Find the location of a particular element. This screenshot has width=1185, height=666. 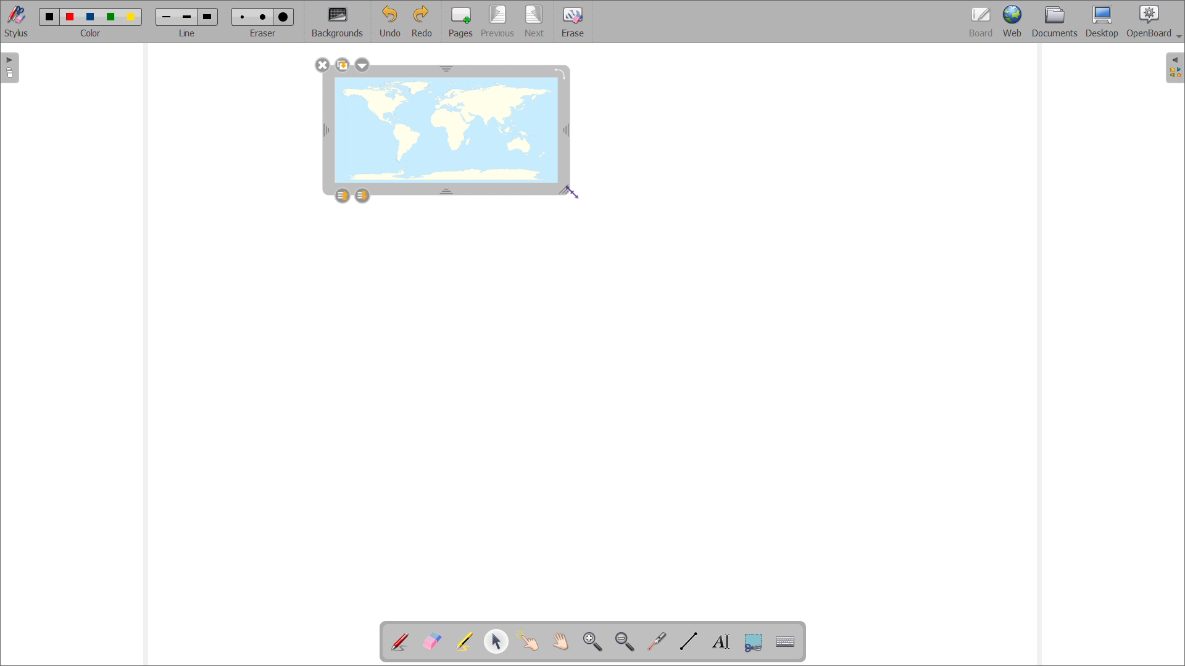

resize is located at coordinates (565, 129).